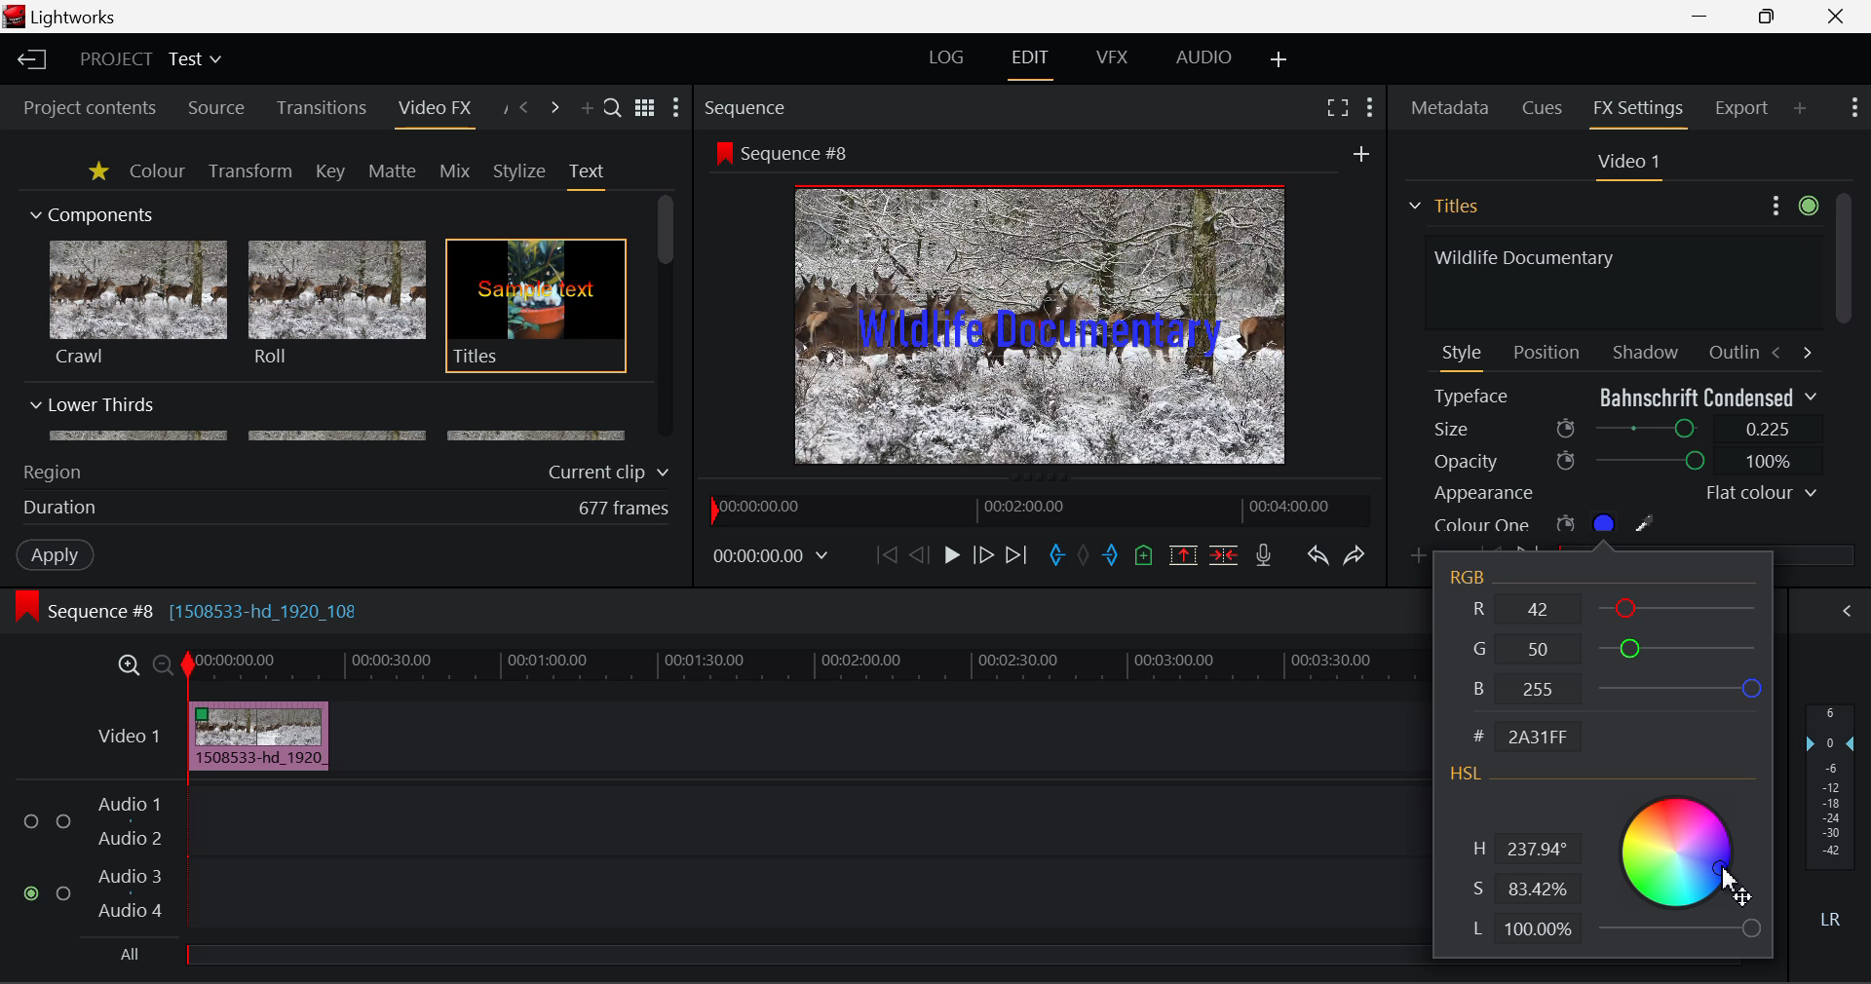 The height and width of the screenshot is (984, 1871). What do you see at coordinates (1338, 106) in the screenshot?
I see `Full Screen` at bounding box center [1338, 106].